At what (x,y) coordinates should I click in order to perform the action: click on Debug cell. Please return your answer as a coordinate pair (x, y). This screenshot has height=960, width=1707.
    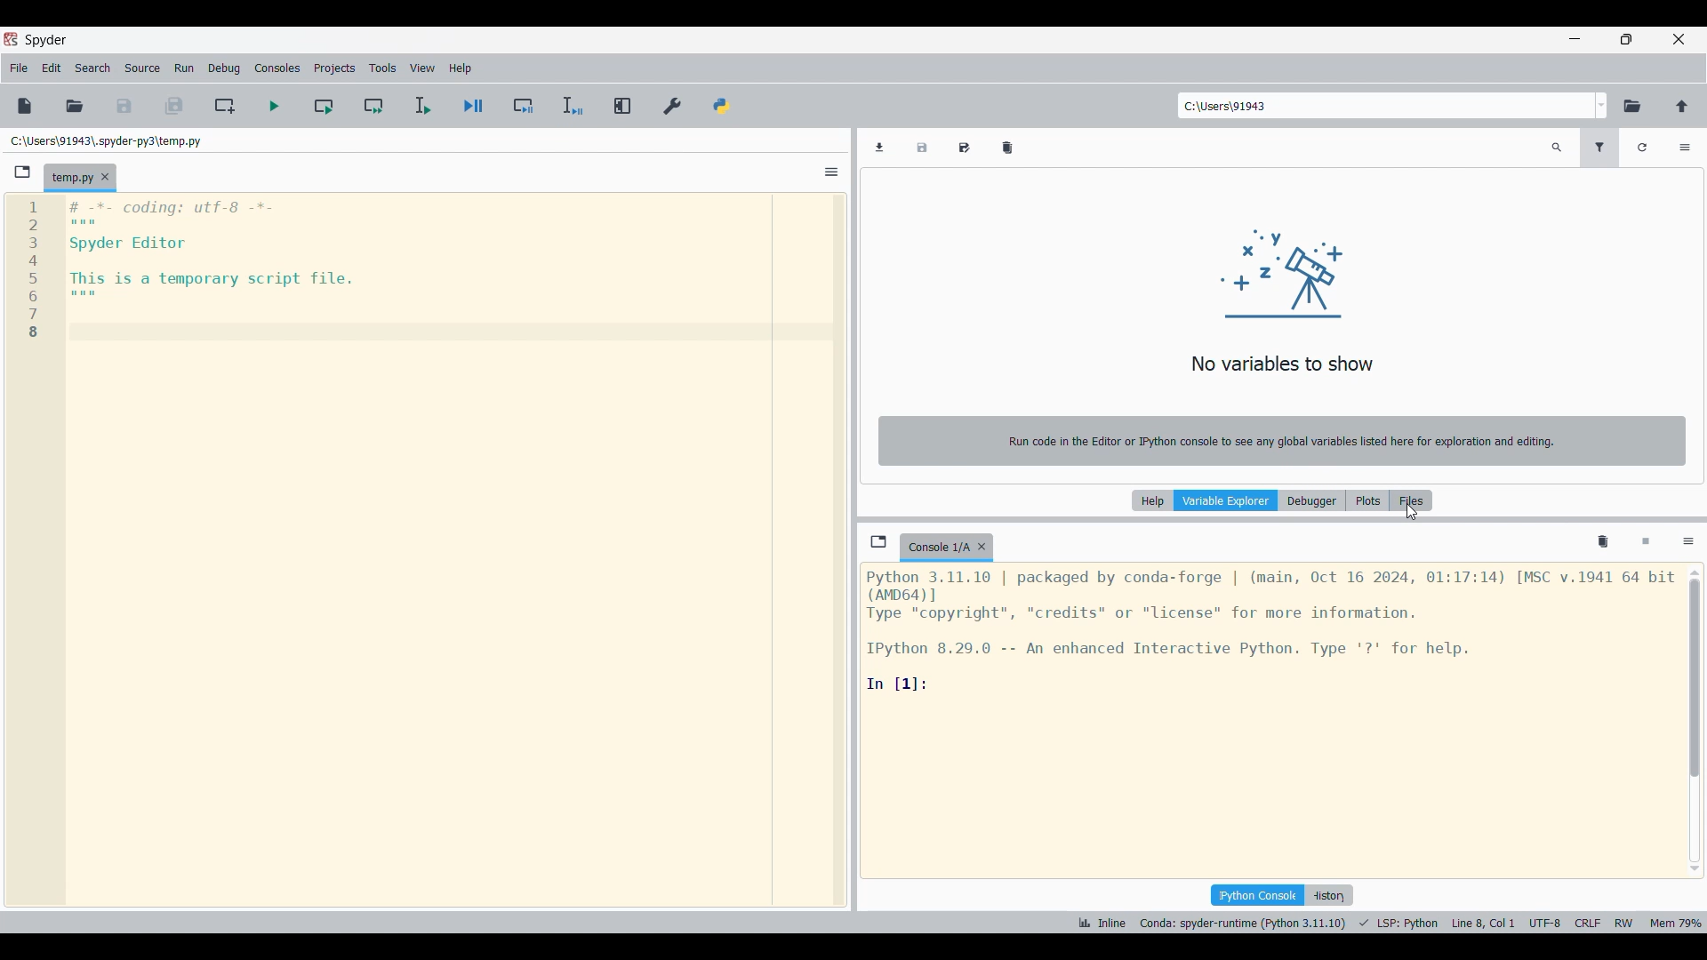
    Looking at the image, I should click on (524, 105).